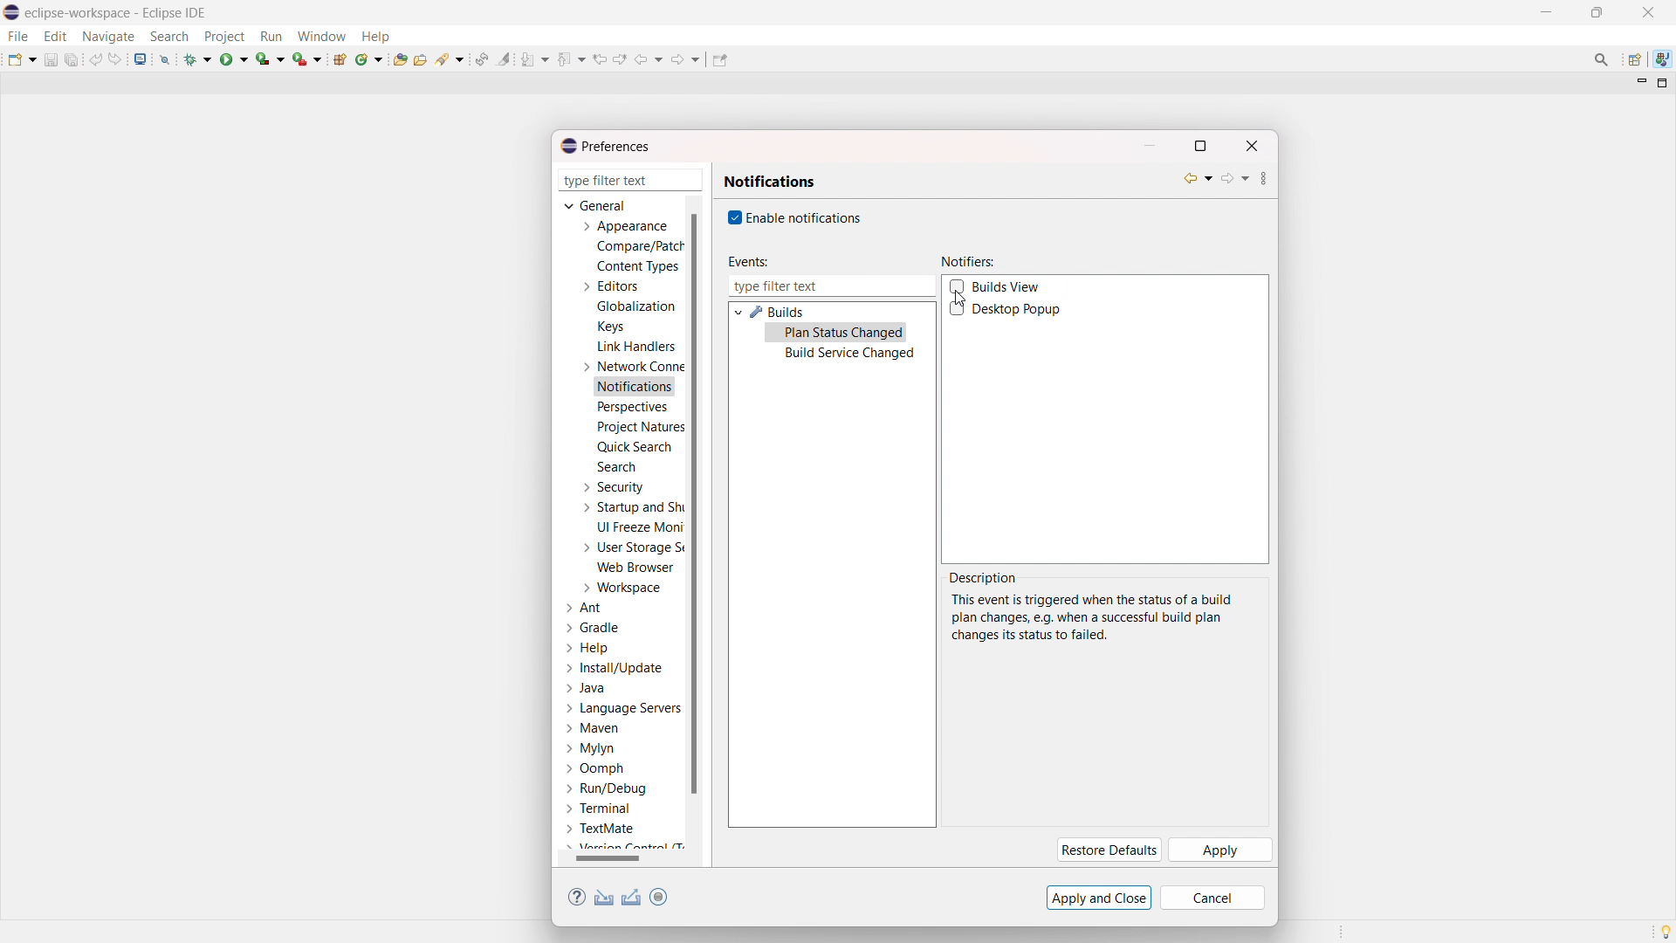  I want to click on skip all breakpoints, so click(165, 59).